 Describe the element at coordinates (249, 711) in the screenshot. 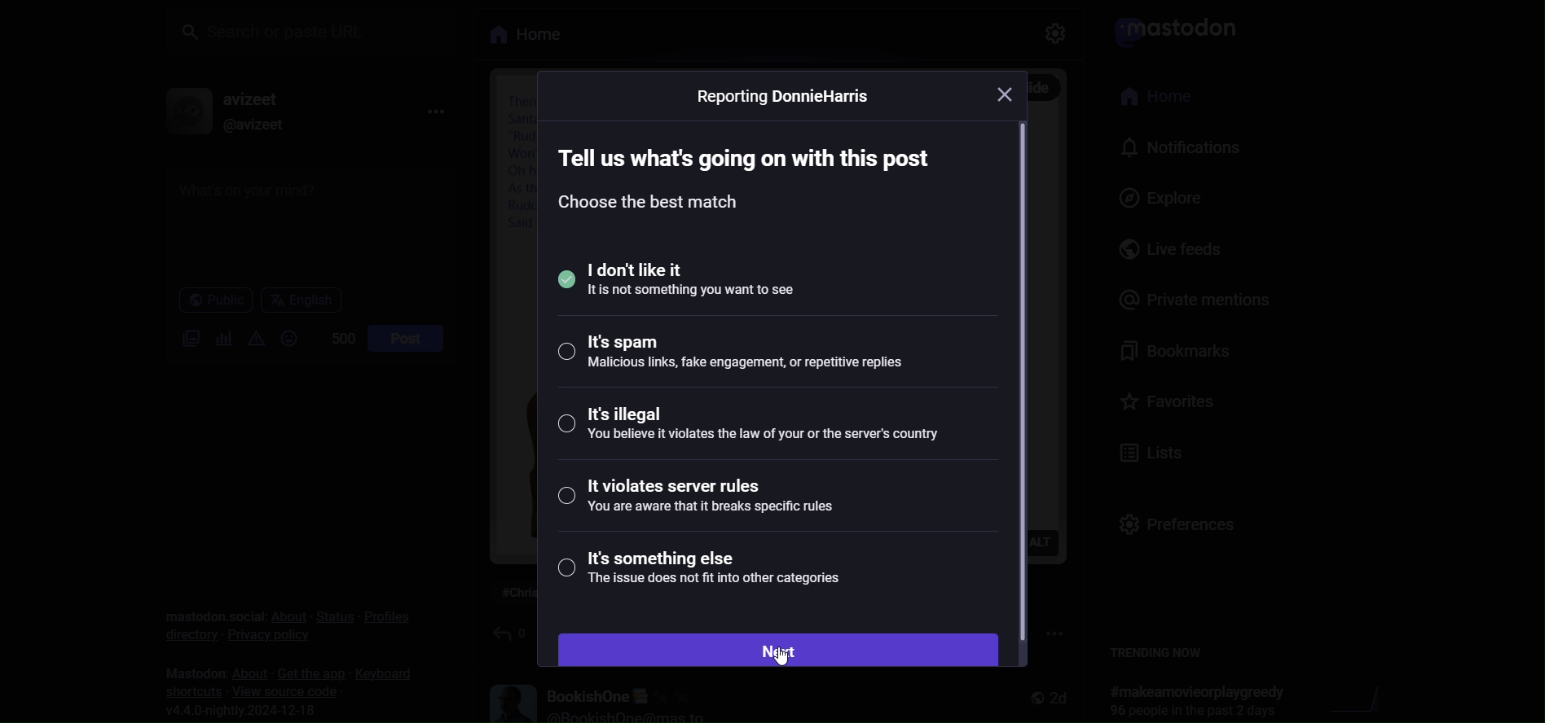

I see `version` at that location.